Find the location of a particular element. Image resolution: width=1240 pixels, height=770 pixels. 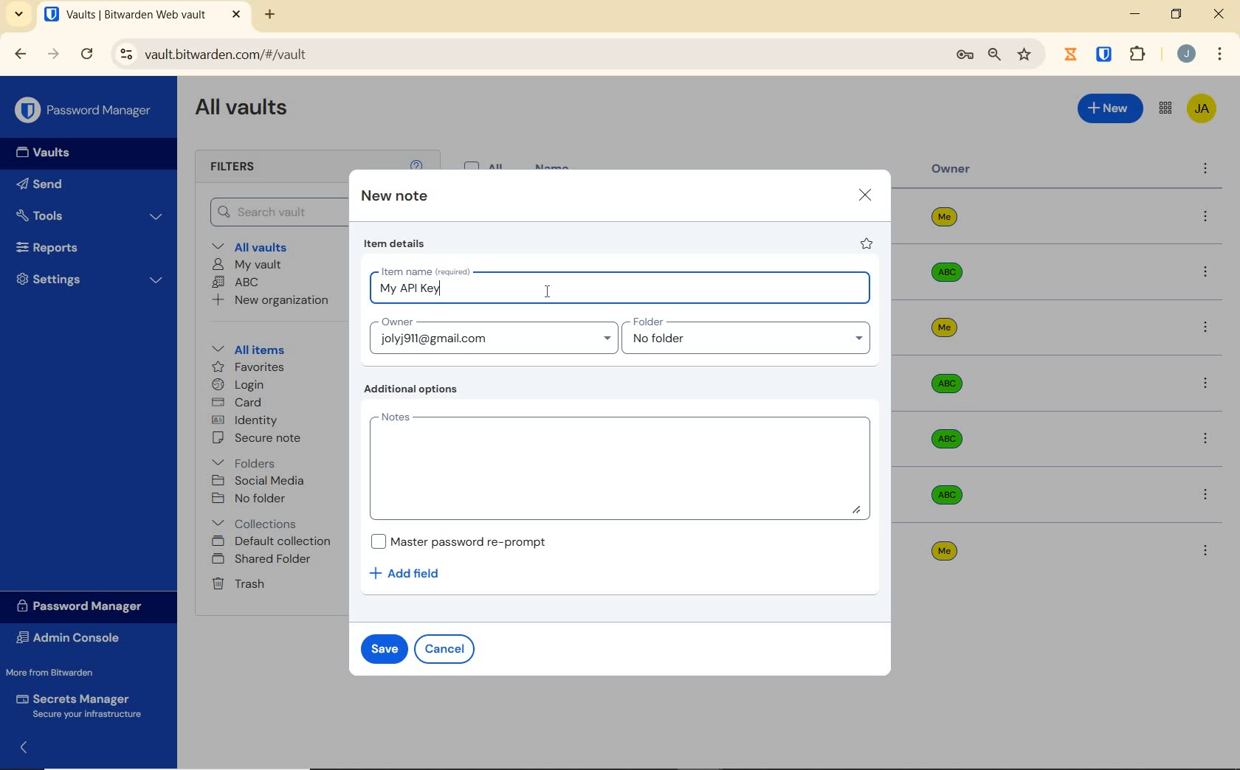

search tabs is located at coordinates (19, 14).